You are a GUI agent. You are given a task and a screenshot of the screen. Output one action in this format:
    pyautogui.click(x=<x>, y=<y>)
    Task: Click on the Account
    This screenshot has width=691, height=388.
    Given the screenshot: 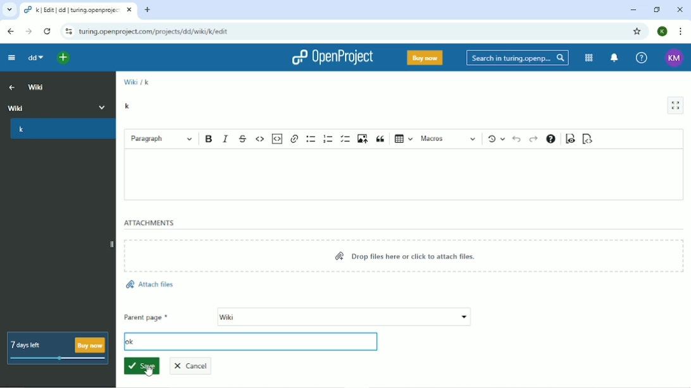 What is the action you would take?
    pyautogui.click(x=673, y=57)
    